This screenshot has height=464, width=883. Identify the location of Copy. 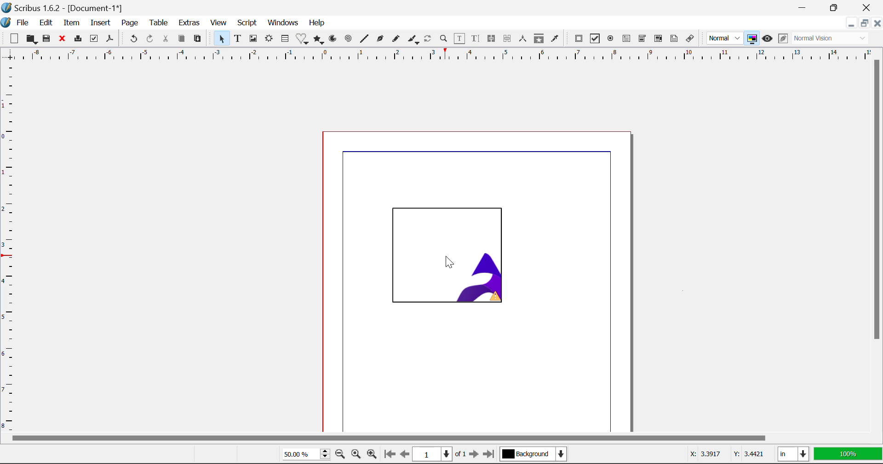
(181, 39).